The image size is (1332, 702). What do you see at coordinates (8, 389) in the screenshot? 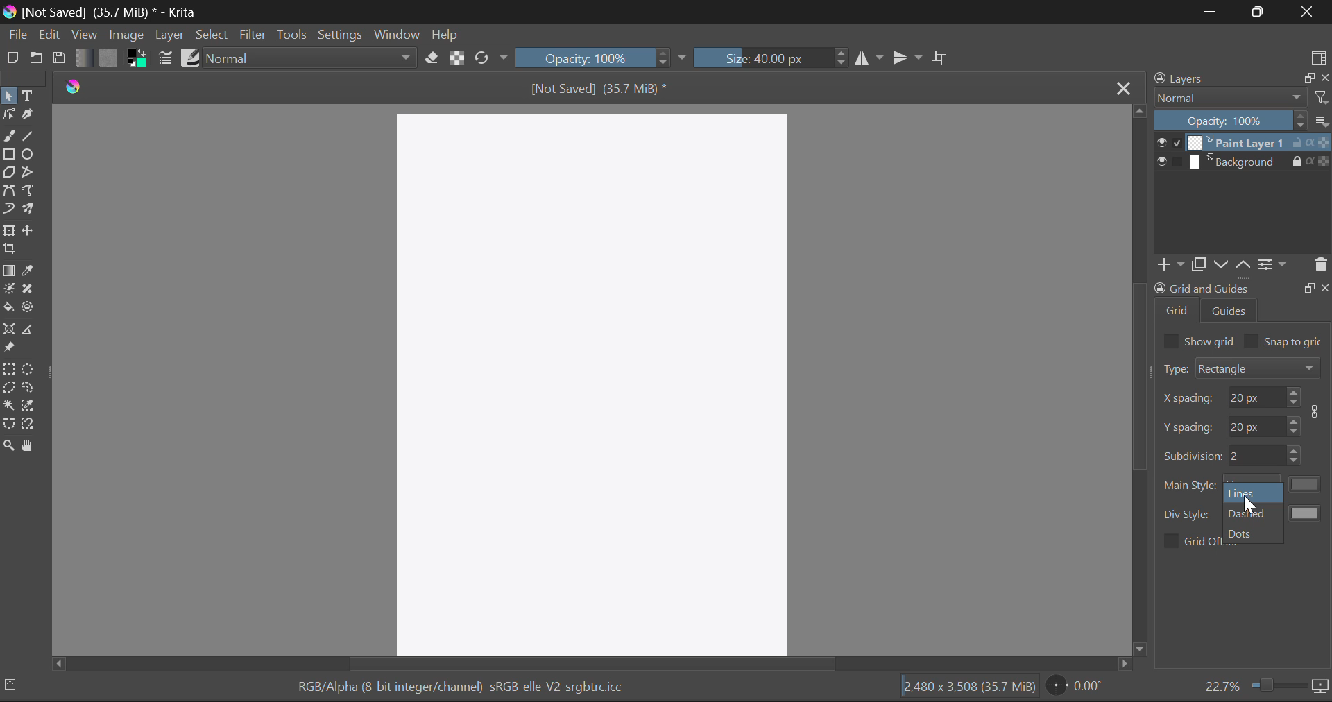
I see `Polygon Selection` at bounding box center [8, 389].